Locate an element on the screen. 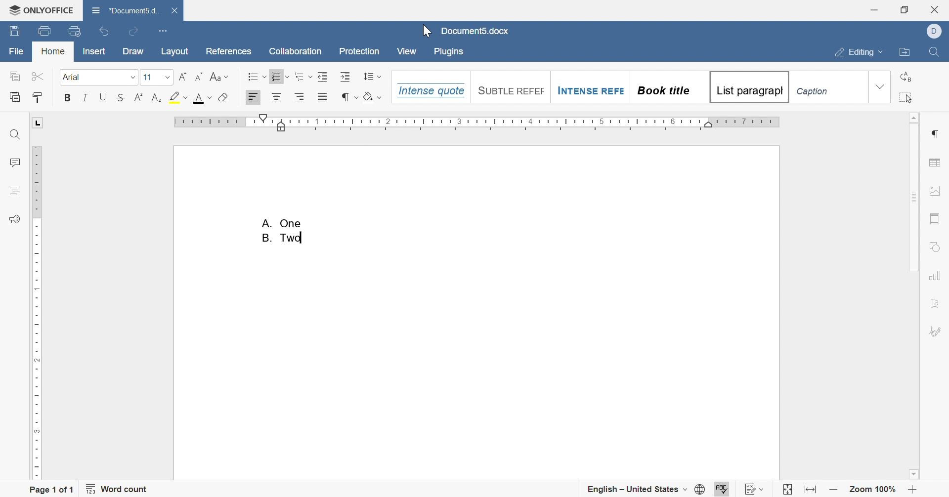 The width and height of the screenshot is (949, 497). feedback & support is located at coordinates (15, 218).